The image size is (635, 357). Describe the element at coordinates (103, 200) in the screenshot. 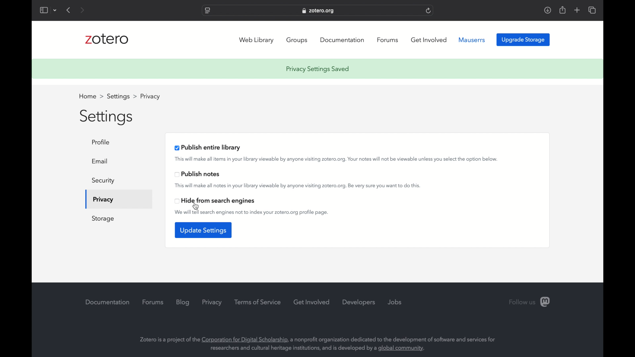

I see `privacy` at that location.